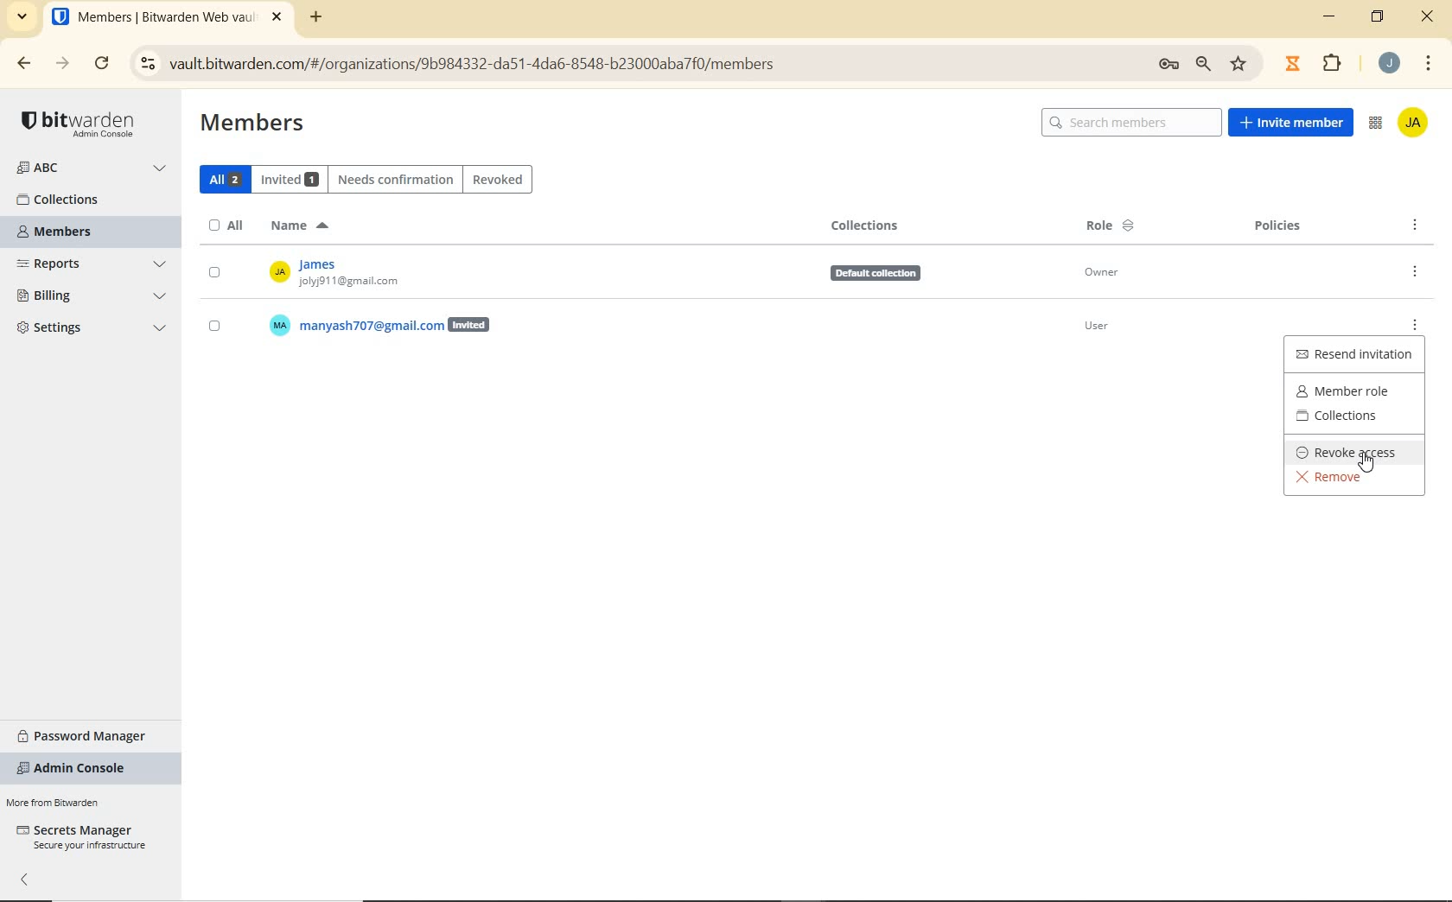  Describe the element at coordinates (1292, 124) in the screenshot. I see `INVITE MEMBER` at that location.